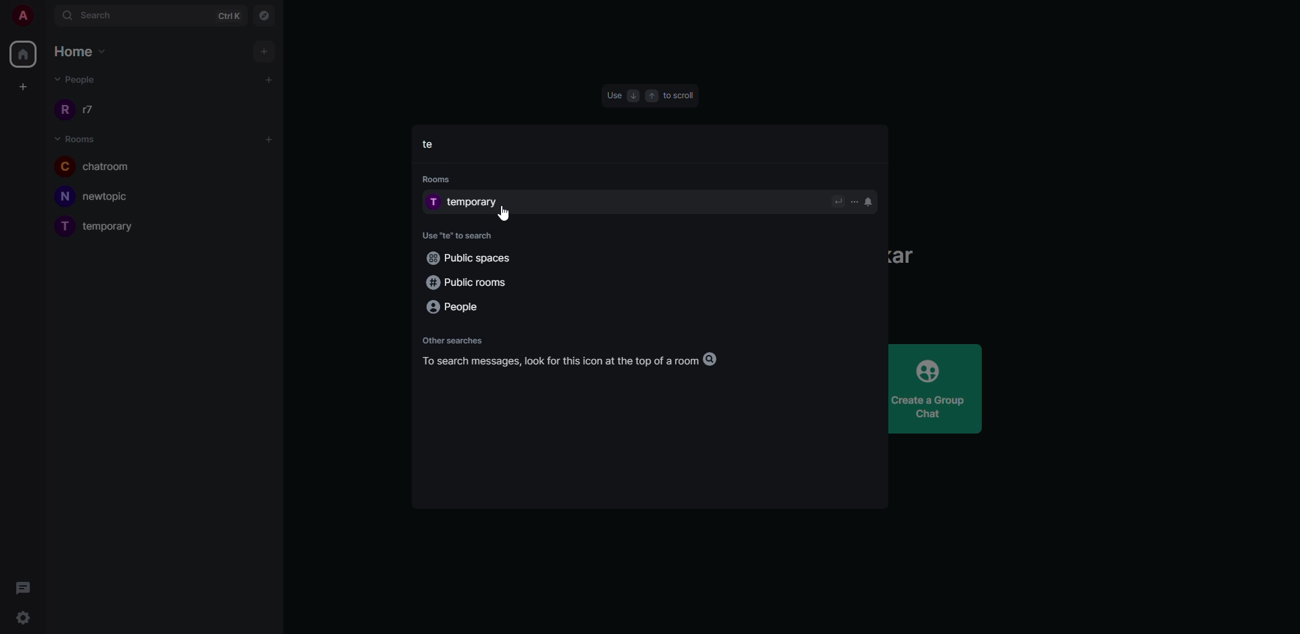 The height and width of the screenshot is (634, 1300). I want to click on Create a Group Chat, so click(936, 389).